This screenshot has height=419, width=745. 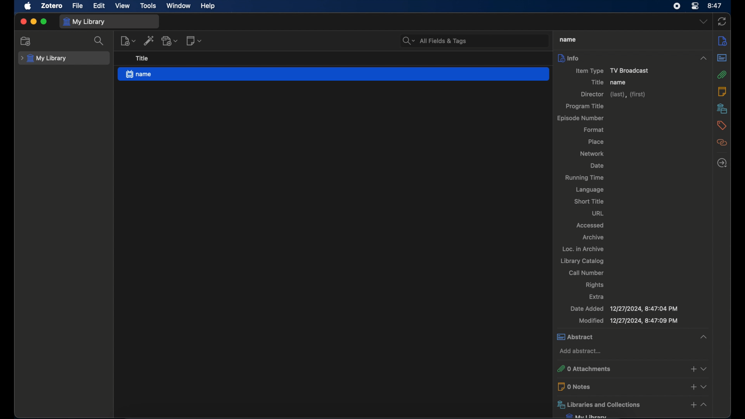 I want to click on my library, so click(x=84, y=22).